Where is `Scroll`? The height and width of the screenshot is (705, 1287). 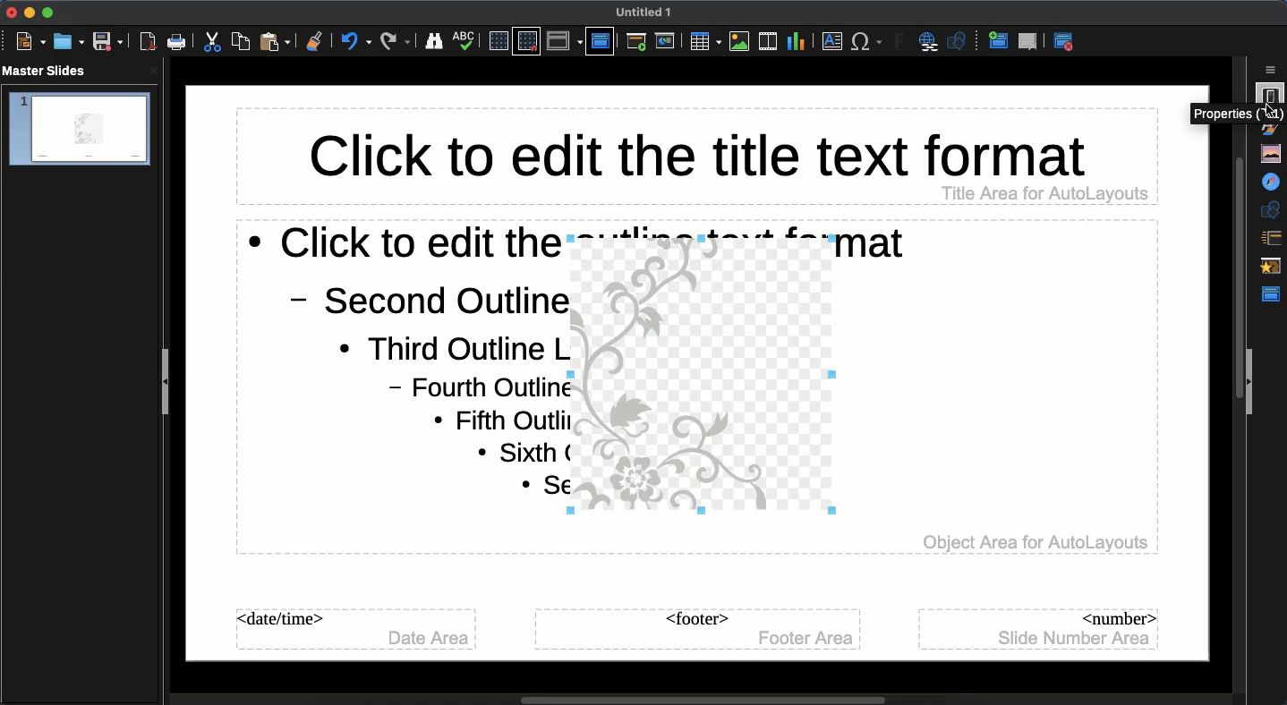
Scroll is located at coordinates (1234, 411).